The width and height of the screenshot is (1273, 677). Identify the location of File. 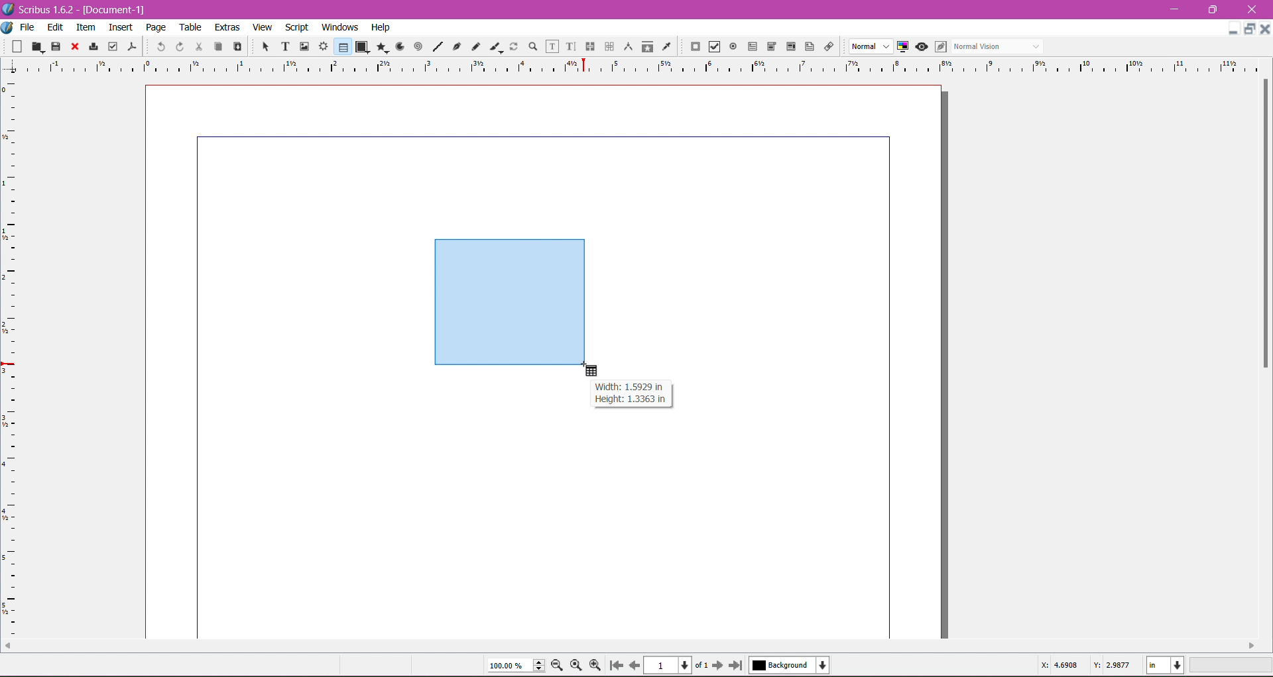
(27, 27).